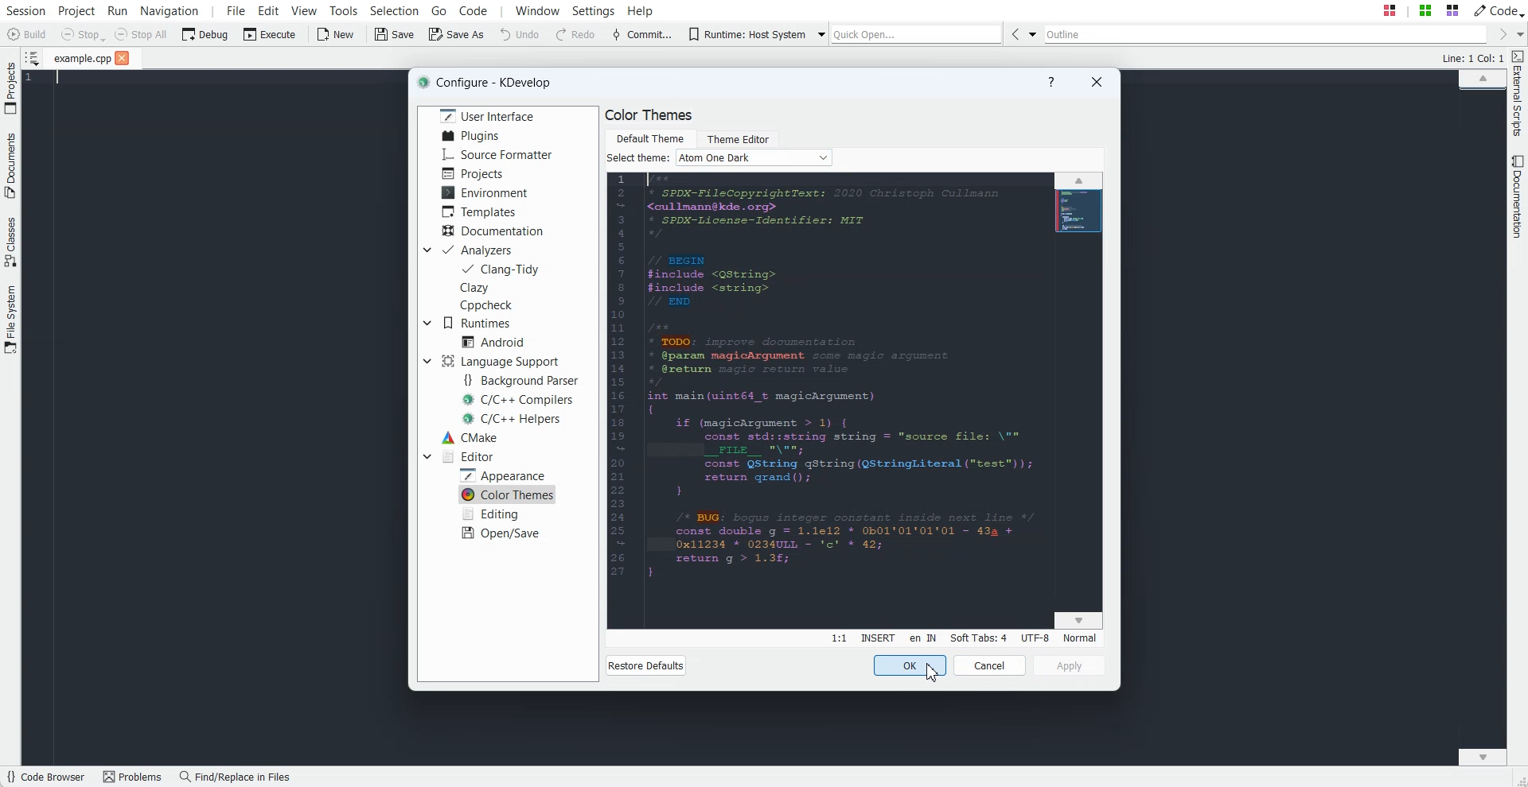 This screenshot has width=1528, height=787. Describe the element at coordinates (506, 475) in the screenshot. I see `Apperarnce` at that location.